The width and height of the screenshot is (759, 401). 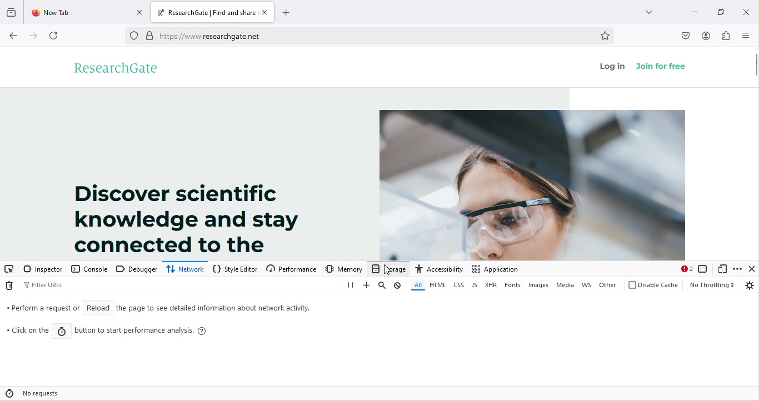 What do you see at coordinates (585, 285) in the screenshot?
I see `ws` at bounding box center [585, 285].